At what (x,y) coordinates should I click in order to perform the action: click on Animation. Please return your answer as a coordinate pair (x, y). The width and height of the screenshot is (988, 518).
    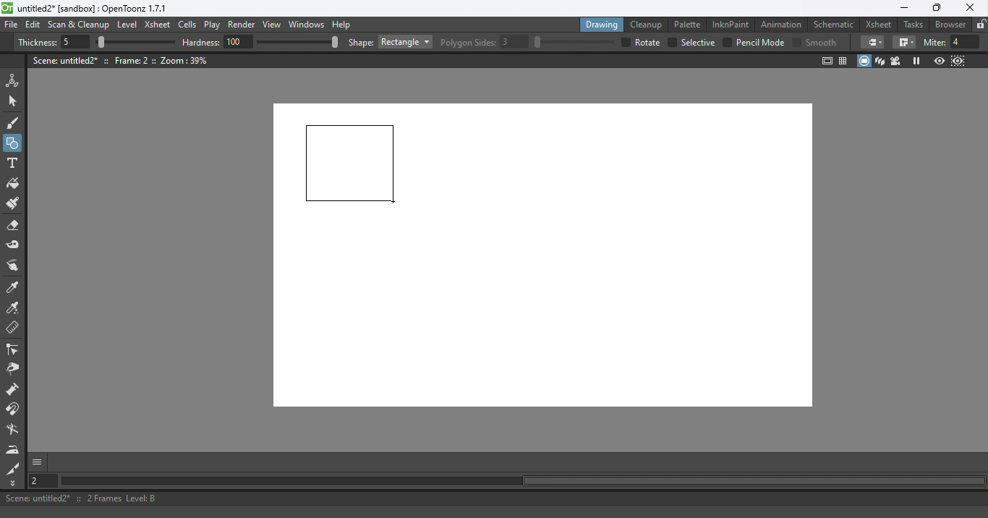
    Looking at the image, I should click on (783, 23).